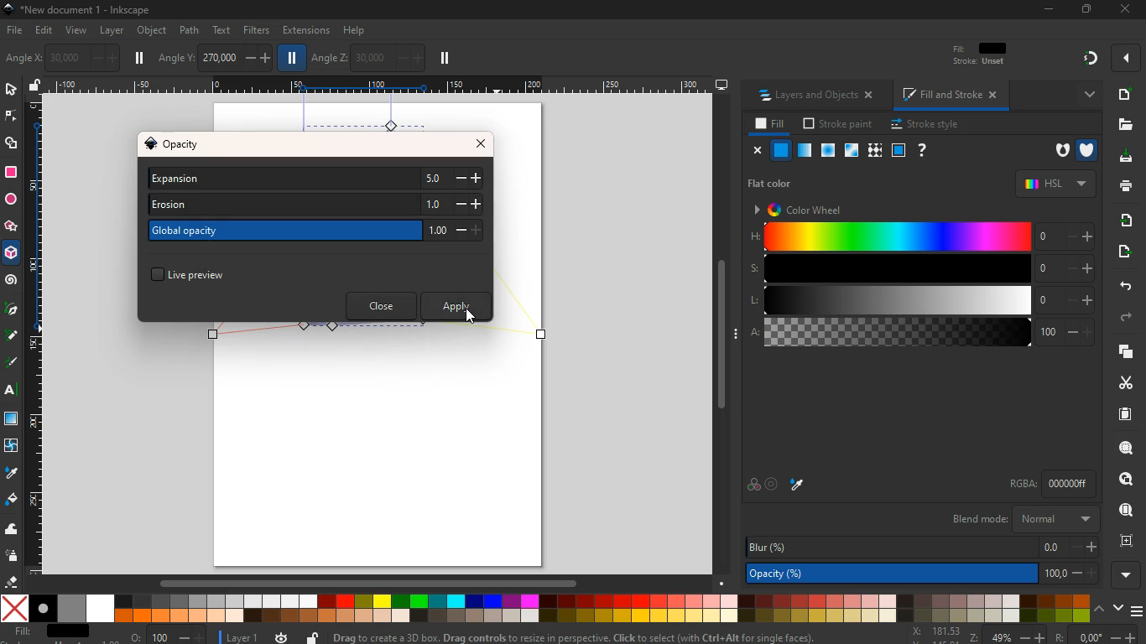 The width and height of the screenshot is (1146, 644). I want to click on screen, so click(13, 421).